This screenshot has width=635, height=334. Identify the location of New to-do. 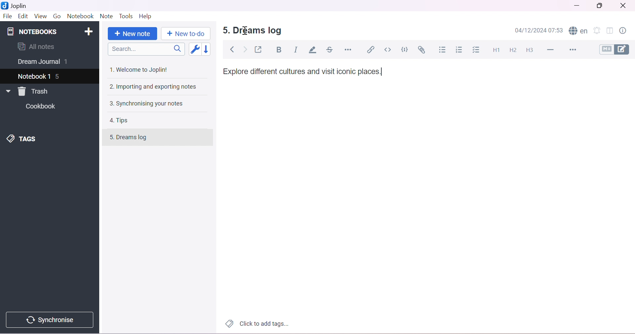
(185, 34).